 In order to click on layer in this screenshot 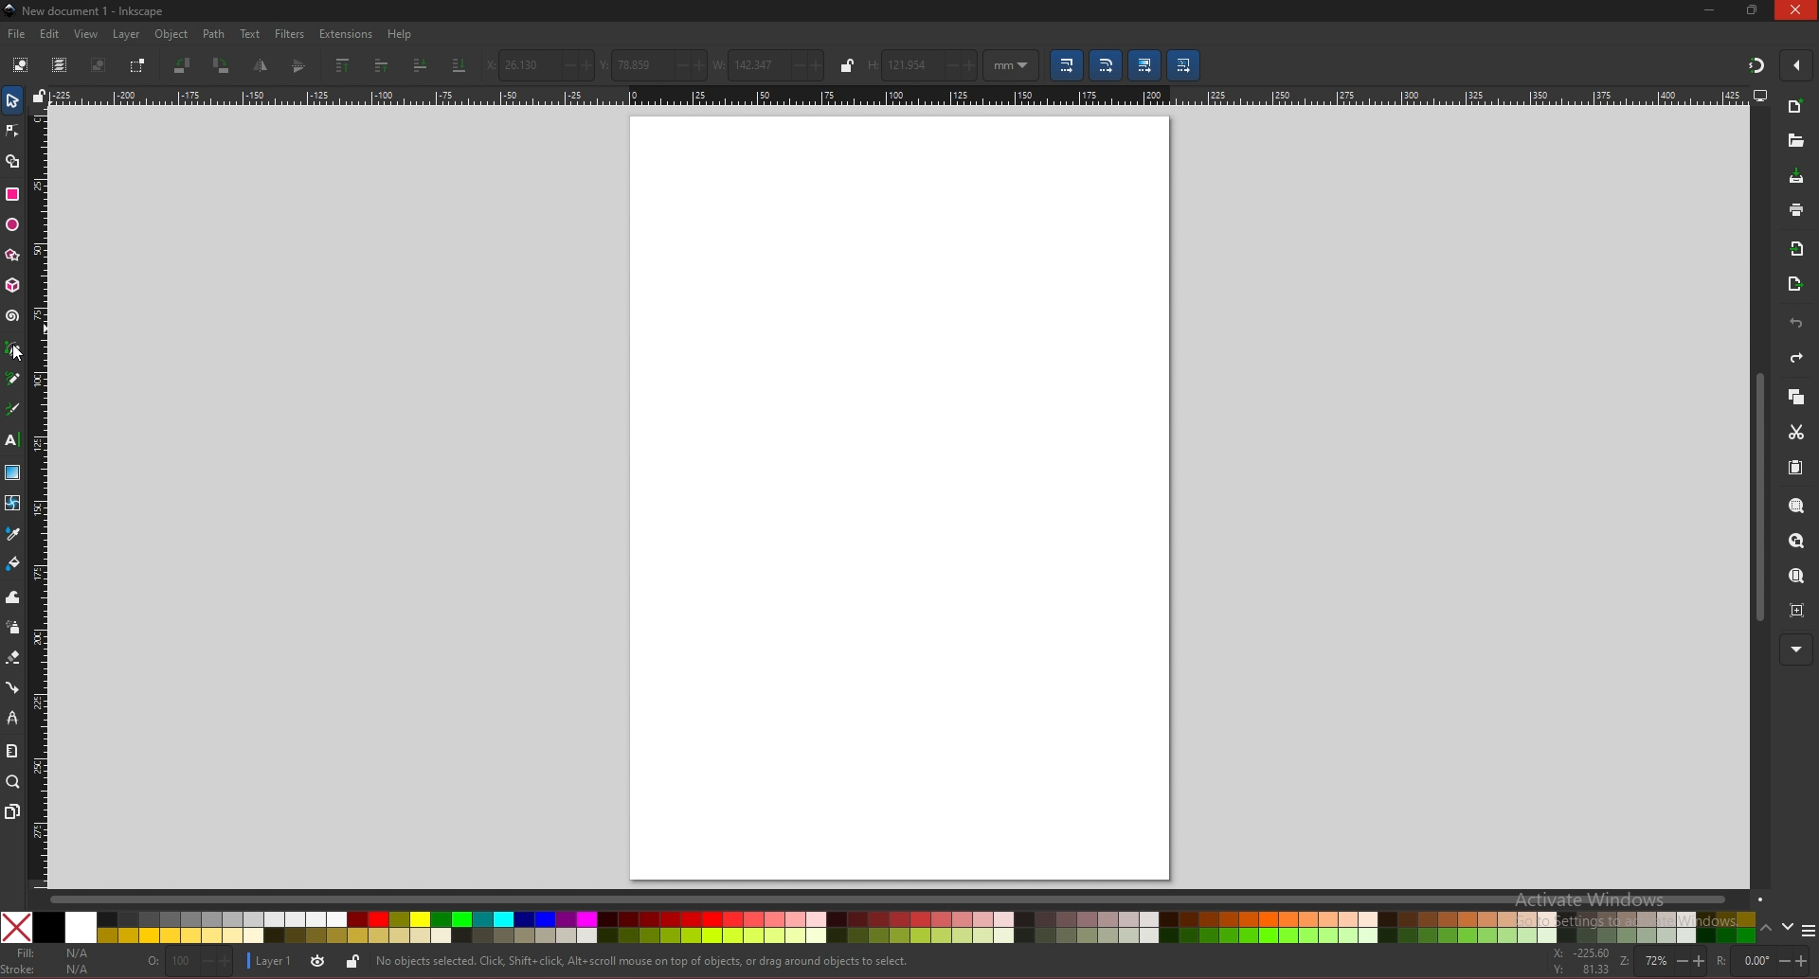, I will do `click(271, 960)`.